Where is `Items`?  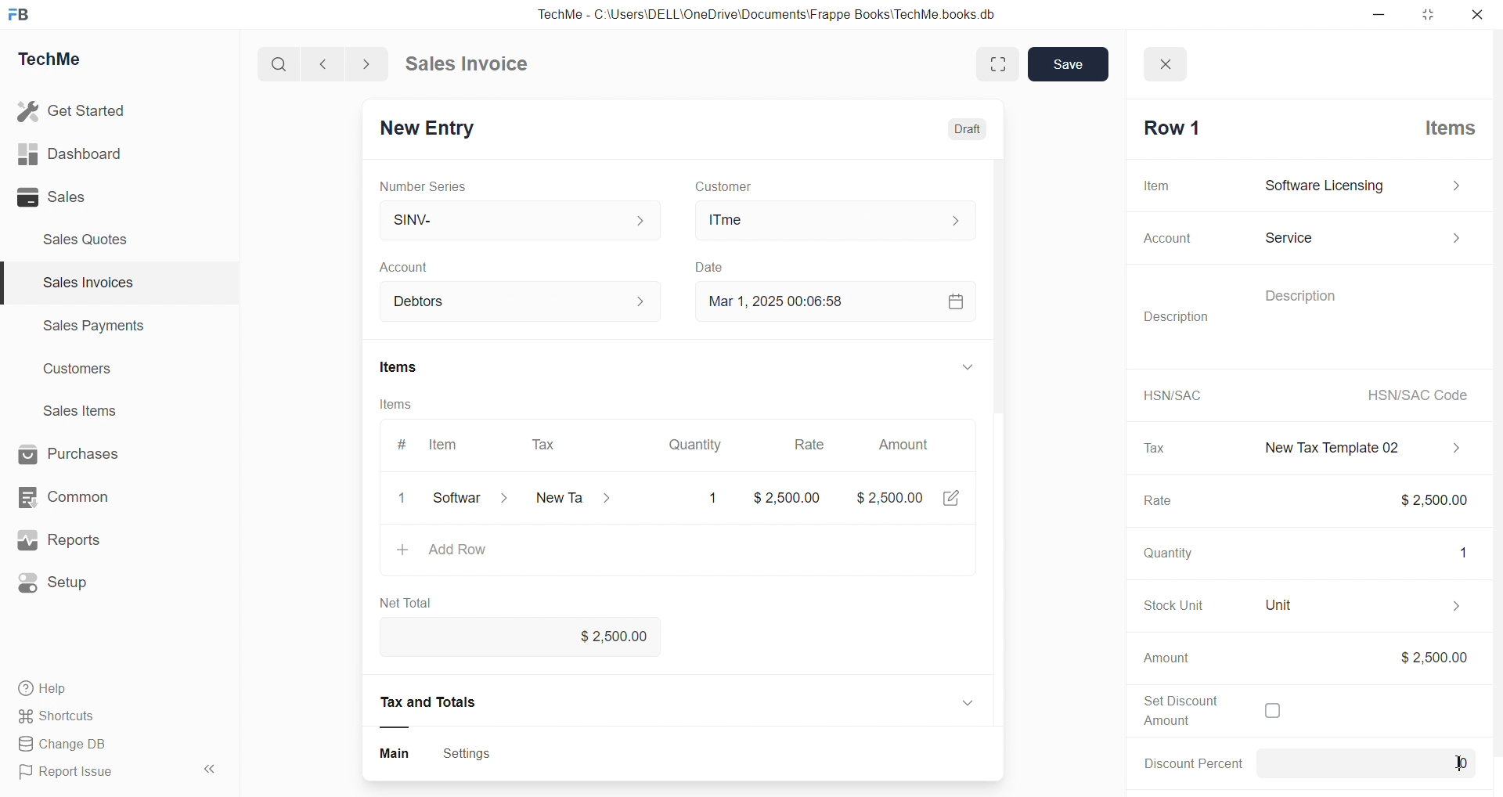
Items is located at coordinates (1443, 126).